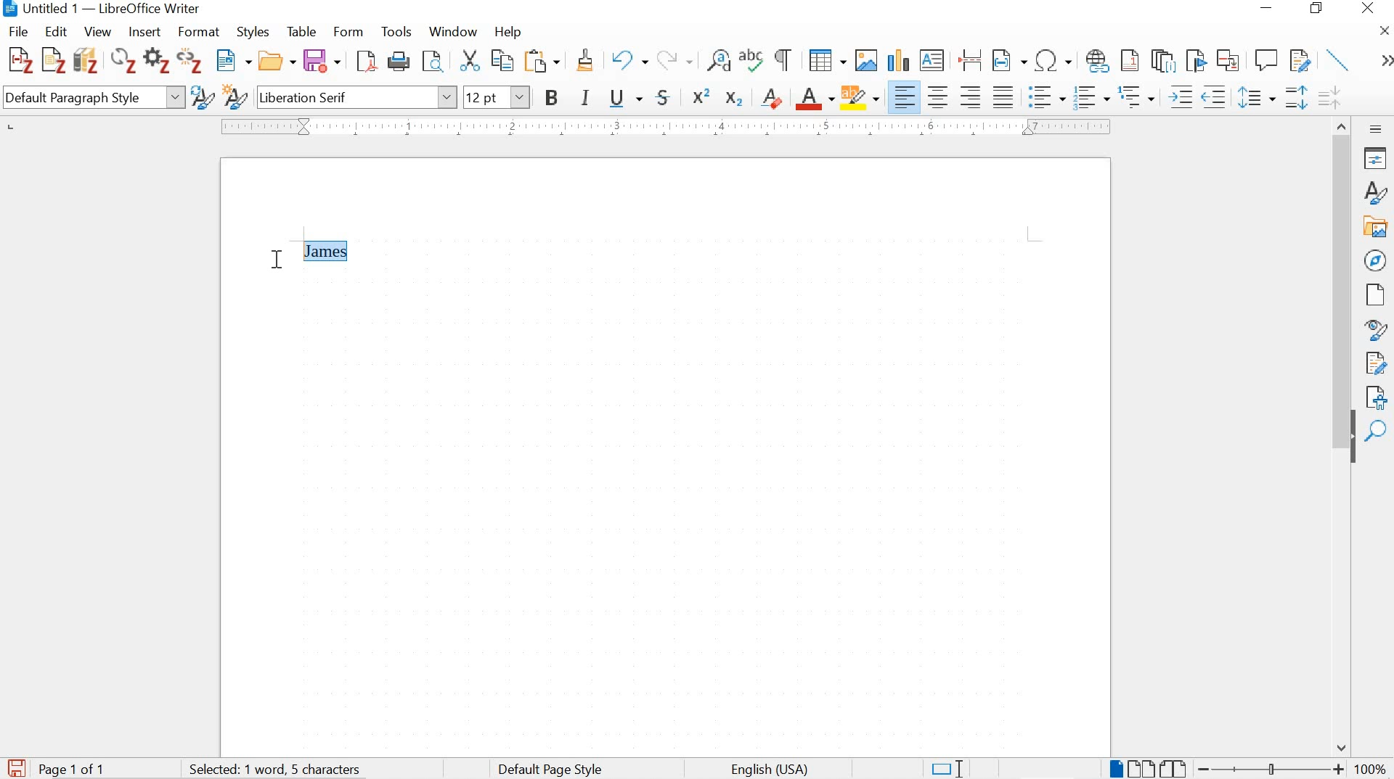 The width and height of the screenshot is (1394, 779). I want to click on window, so click(452, 33).